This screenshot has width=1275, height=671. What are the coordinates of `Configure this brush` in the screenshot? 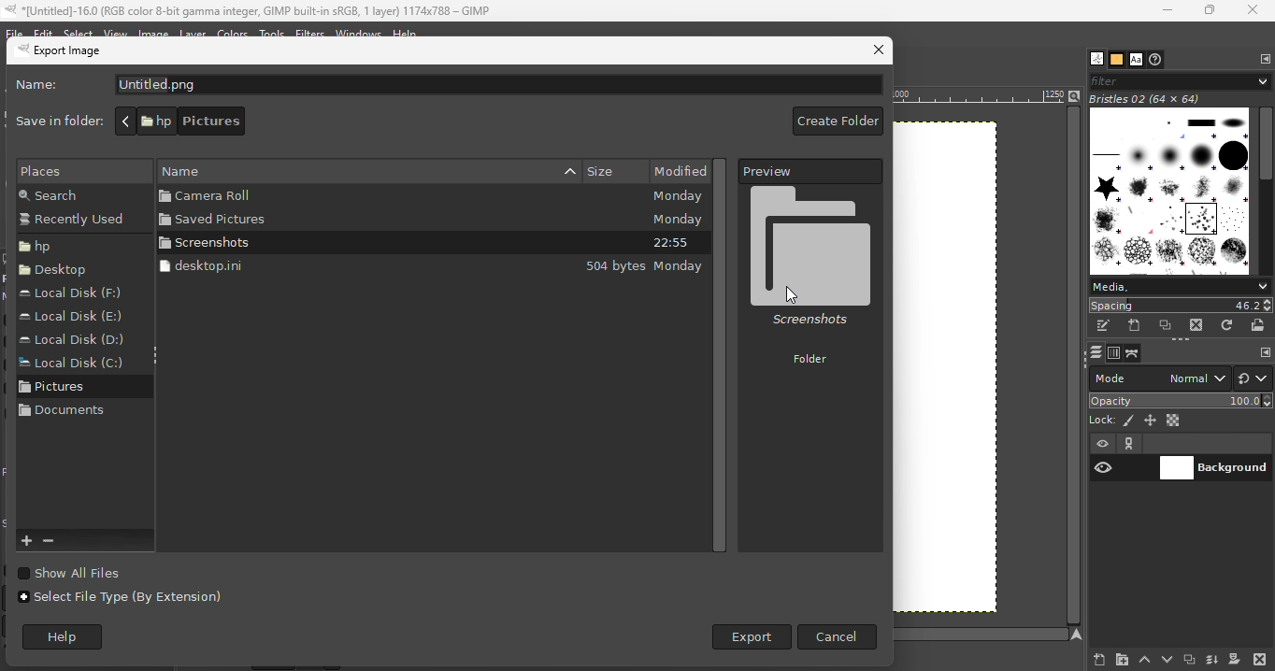 It's located at (1266, 352).